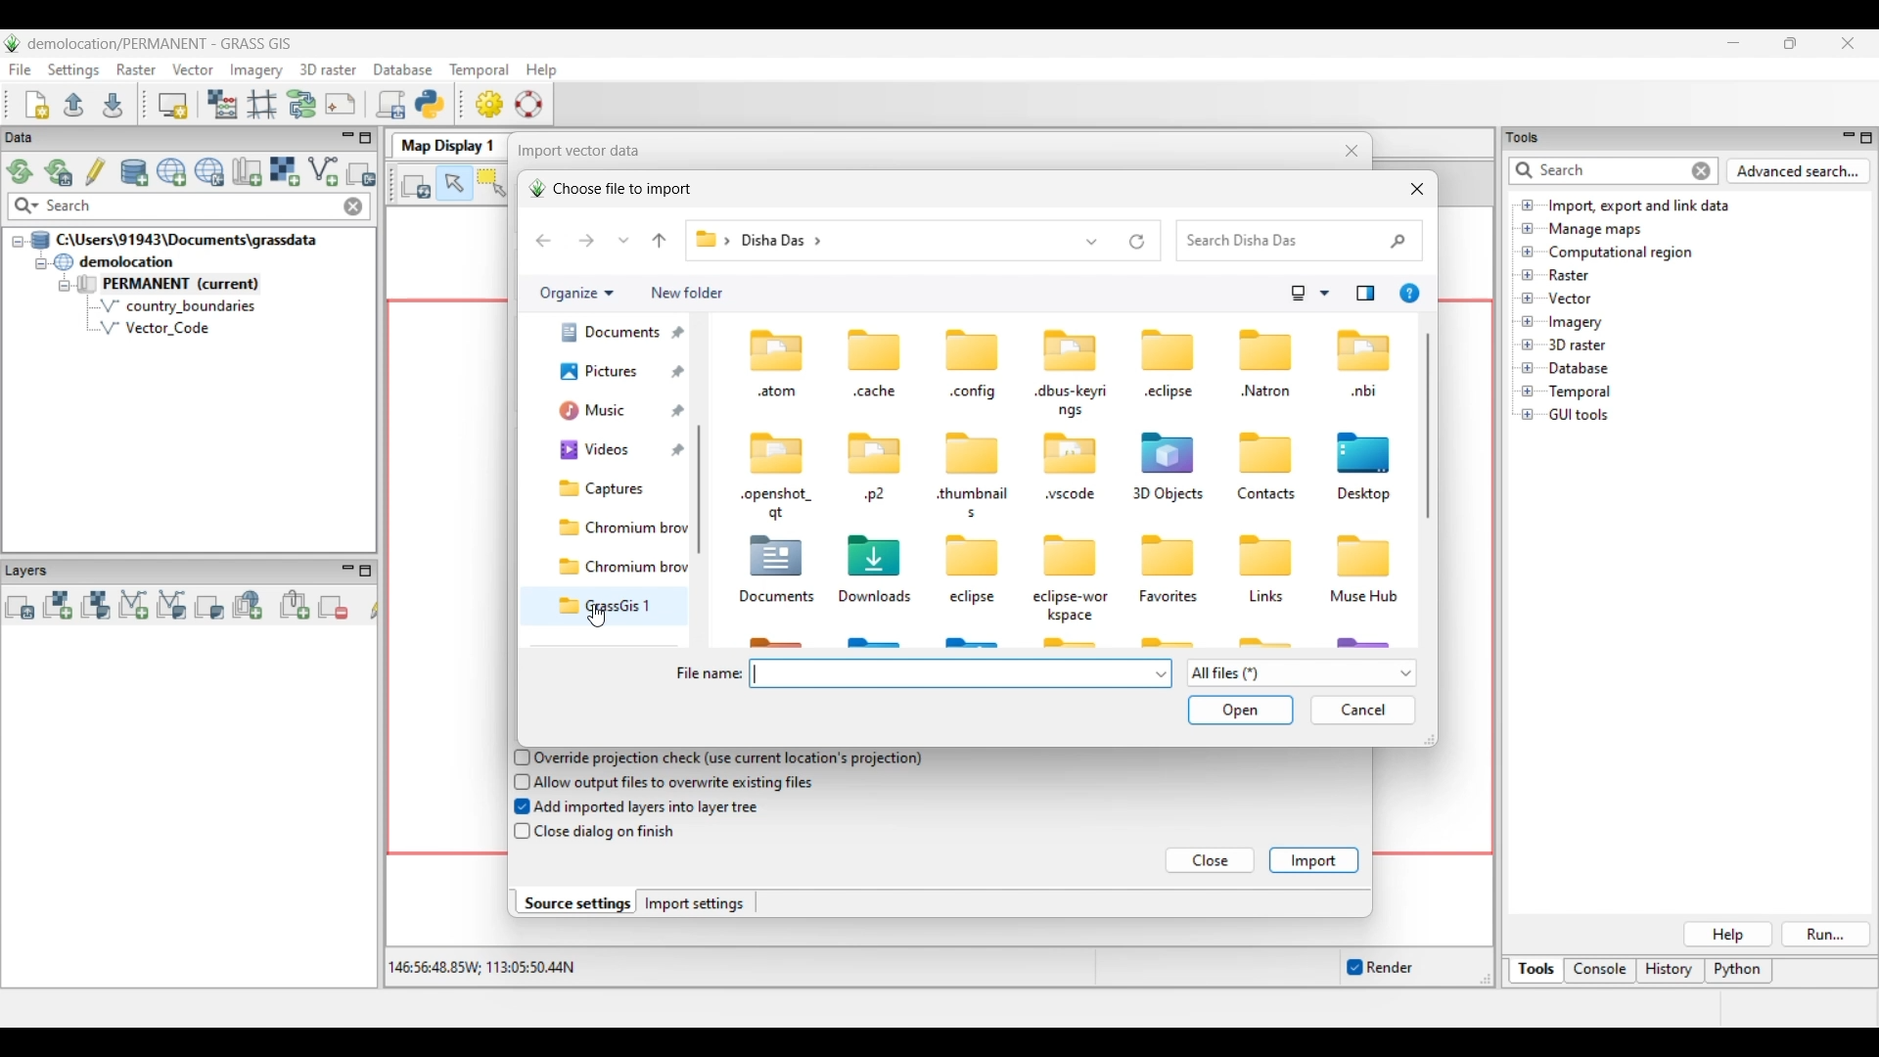  What do you see at coordinates (1171, 451) in the screenshot?
I see `icon` at bounding box center [1171, 451].